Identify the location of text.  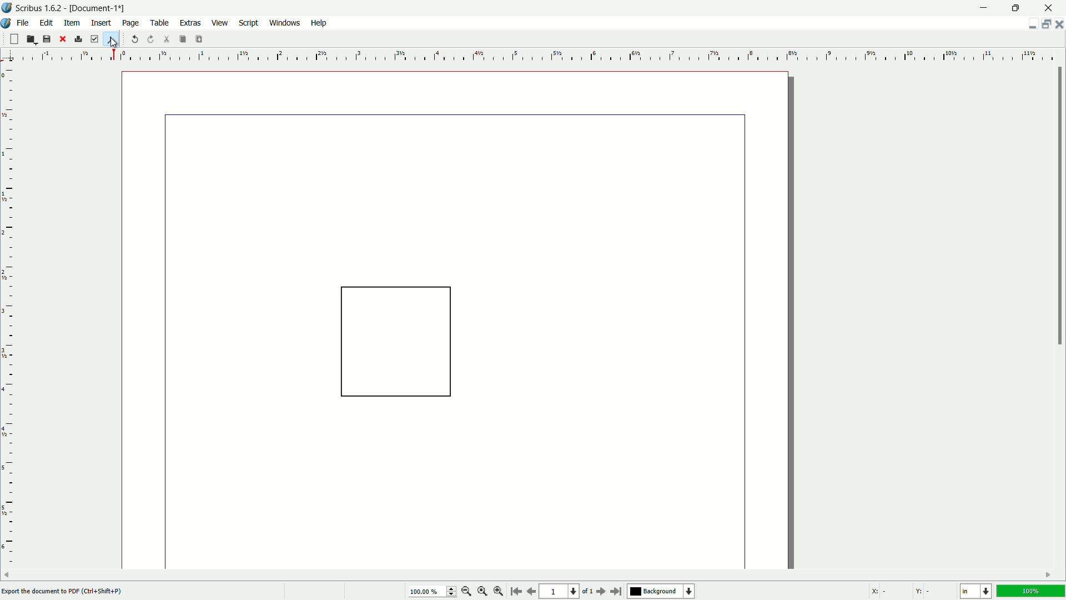
(65, 591).